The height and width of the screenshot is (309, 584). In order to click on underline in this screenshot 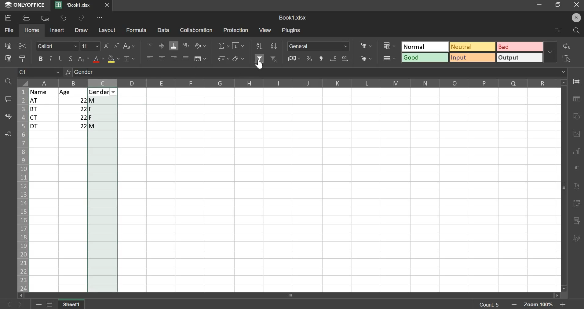, I will do `click(61, 58)`.